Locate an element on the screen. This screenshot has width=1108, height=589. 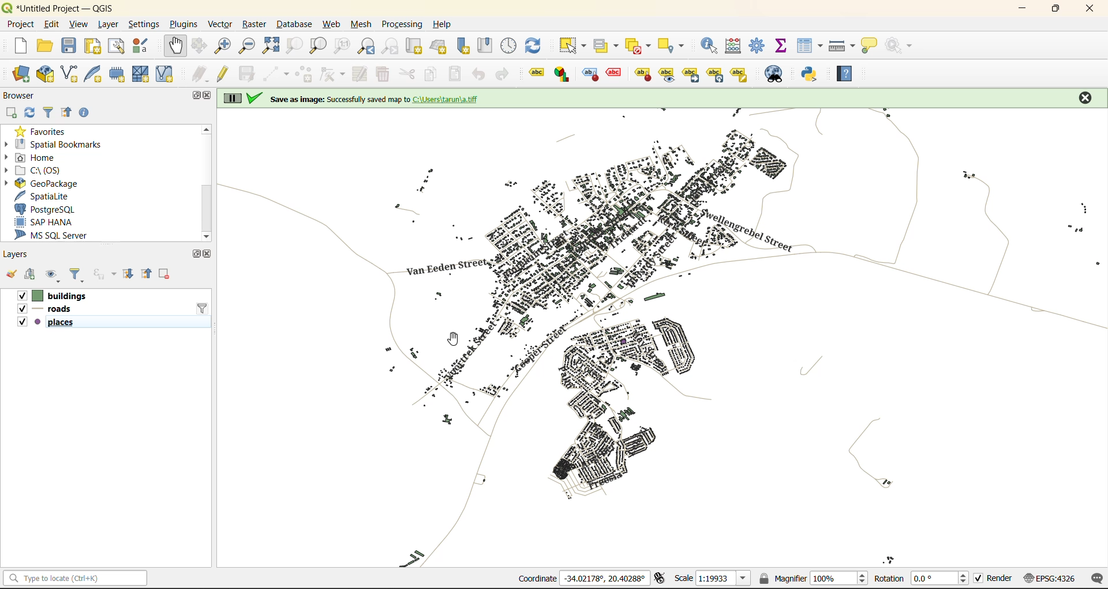
filter is located at coordinates (200, 307).